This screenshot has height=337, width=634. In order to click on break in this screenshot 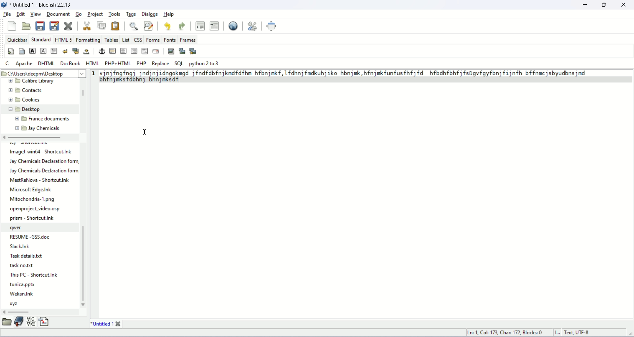, I will do `click(64, 51)`.